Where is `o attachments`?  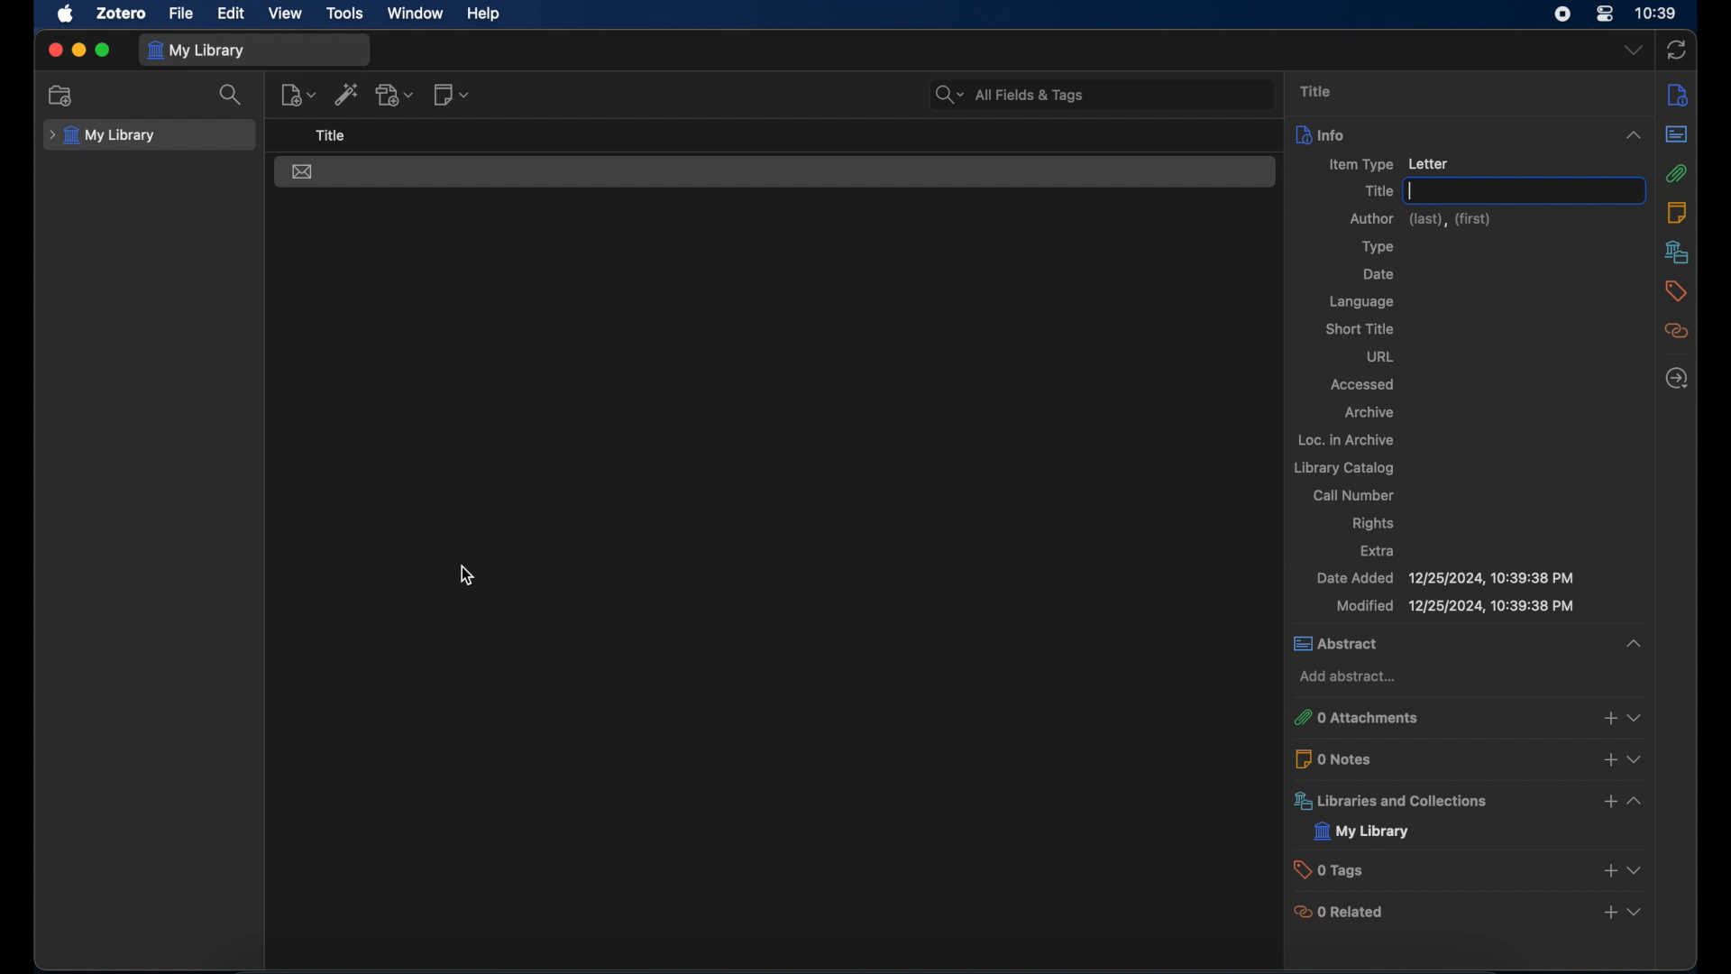 o attachments is located at coordinates (1353, 717).